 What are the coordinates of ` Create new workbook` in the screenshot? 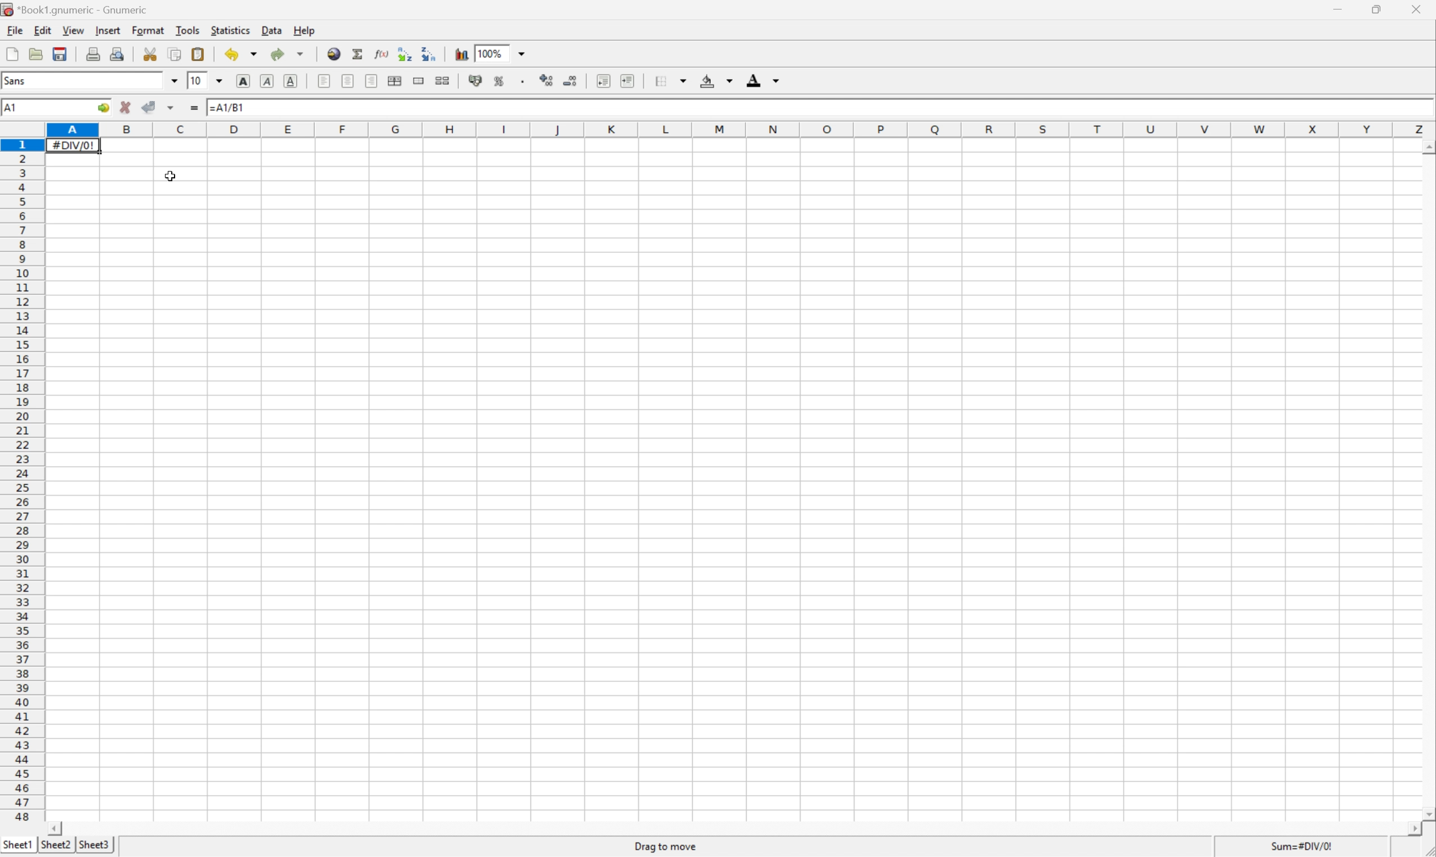 It's located at (12, 54).